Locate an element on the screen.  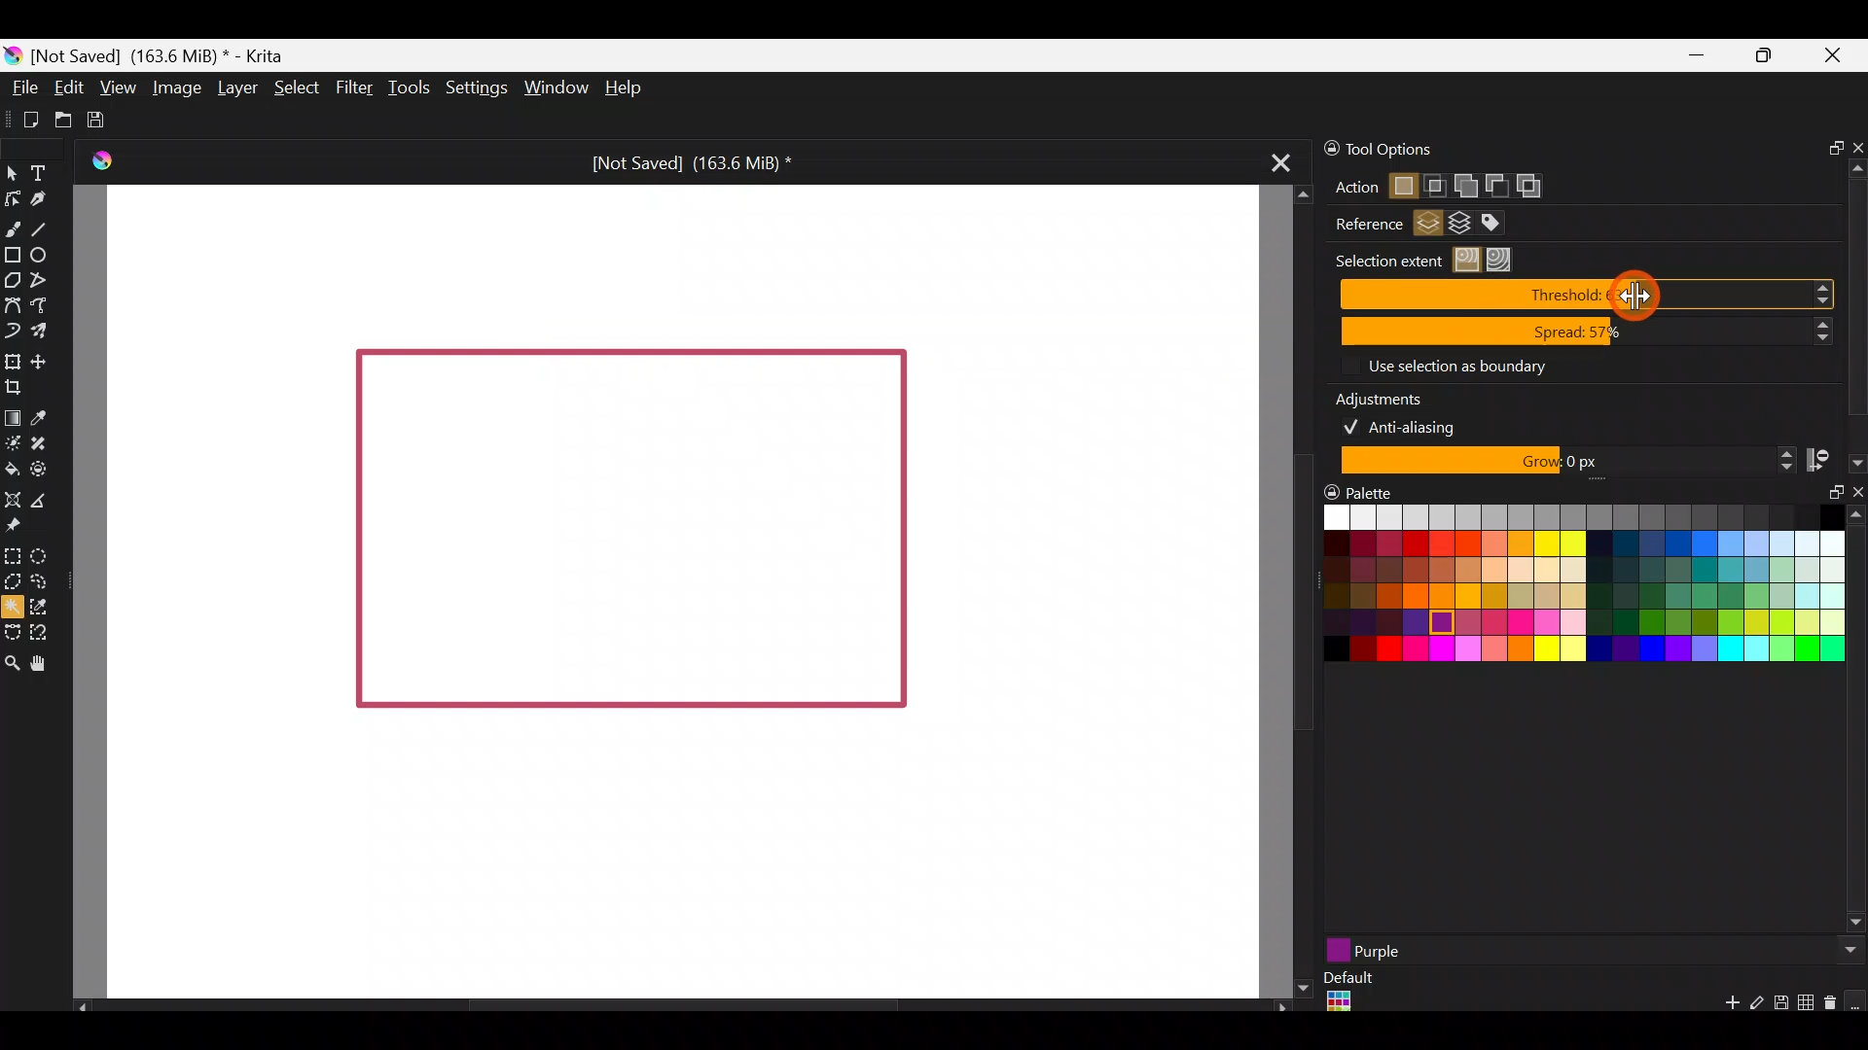
Close docker is located at coordinates (1855, 142).